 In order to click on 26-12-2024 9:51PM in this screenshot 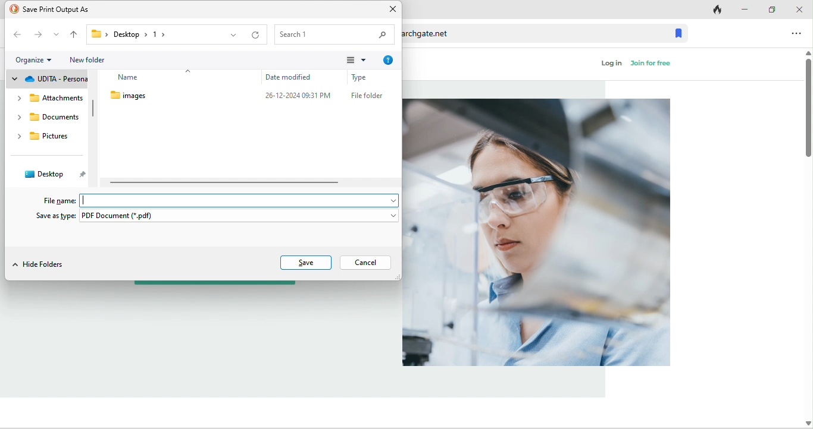, I will do `click(299, 97)`.